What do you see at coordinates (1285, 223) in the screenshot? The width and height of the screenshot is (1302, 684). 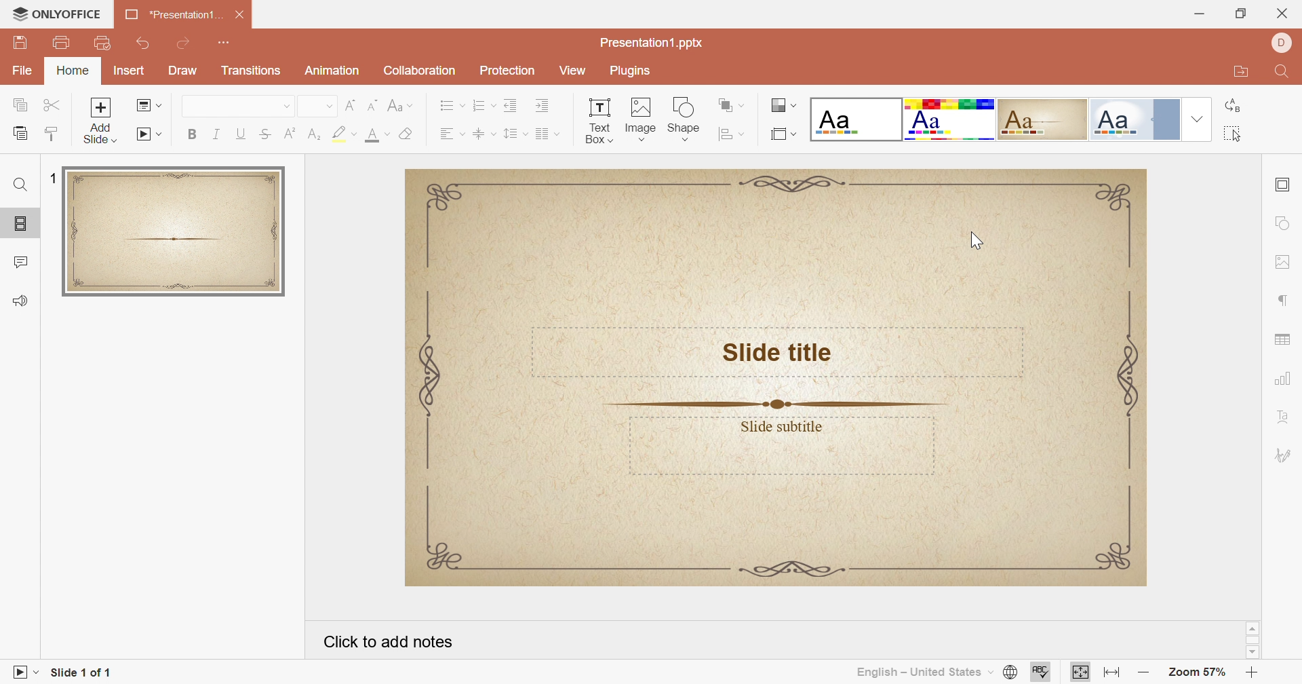 I see `Shape settings` at bounding box center [1285, 223].